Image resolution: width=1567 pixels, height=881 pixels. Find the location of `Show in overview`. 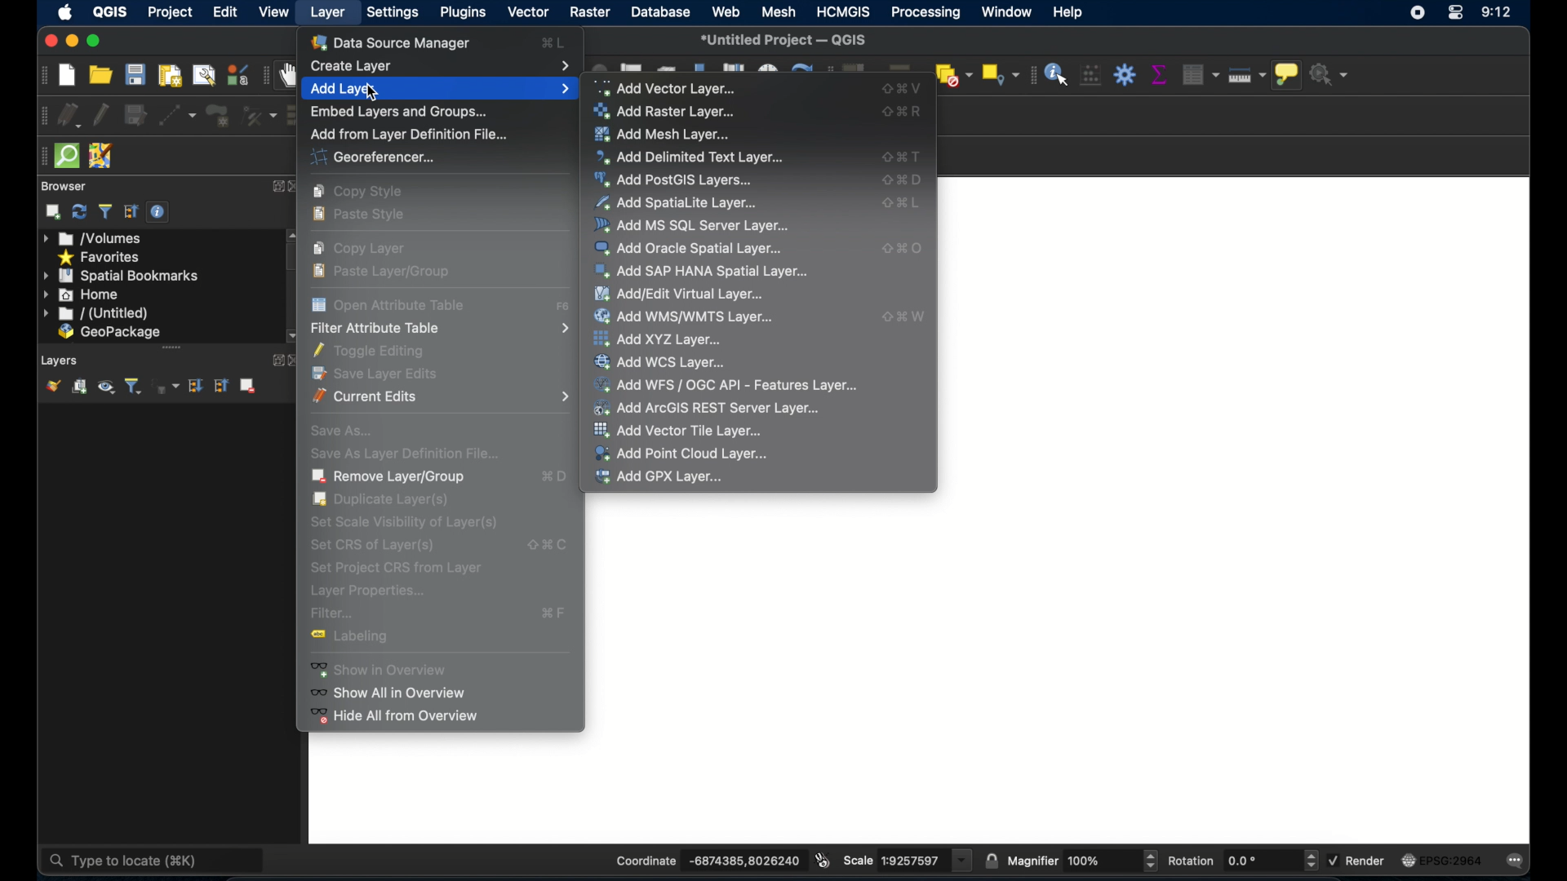

Show in overview is located at coordinates (435, 669).